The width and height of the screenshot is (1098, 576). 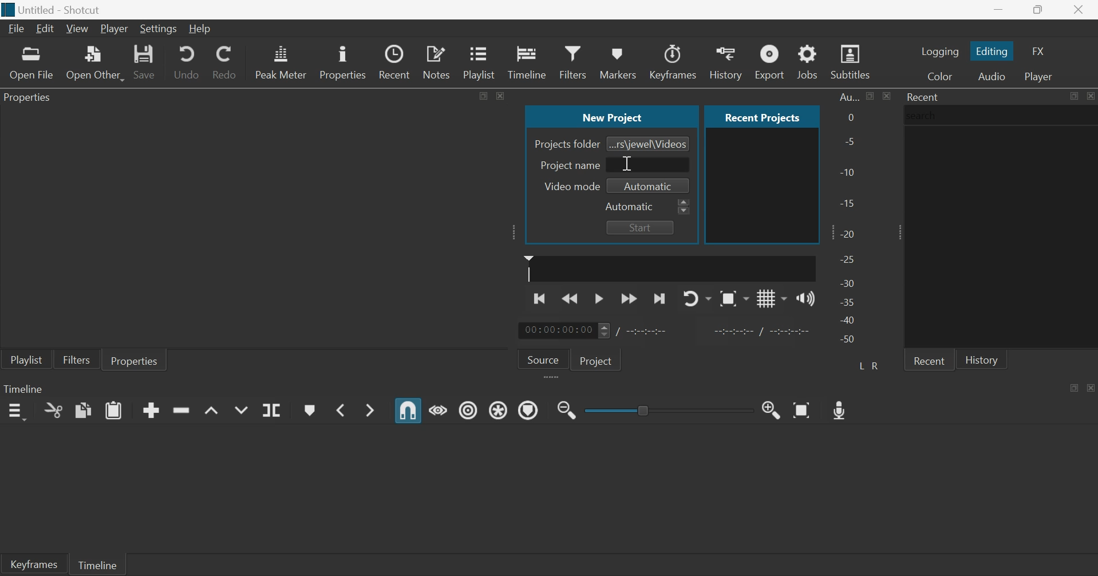 I want to click on Settings, so click(x=159, y=29).